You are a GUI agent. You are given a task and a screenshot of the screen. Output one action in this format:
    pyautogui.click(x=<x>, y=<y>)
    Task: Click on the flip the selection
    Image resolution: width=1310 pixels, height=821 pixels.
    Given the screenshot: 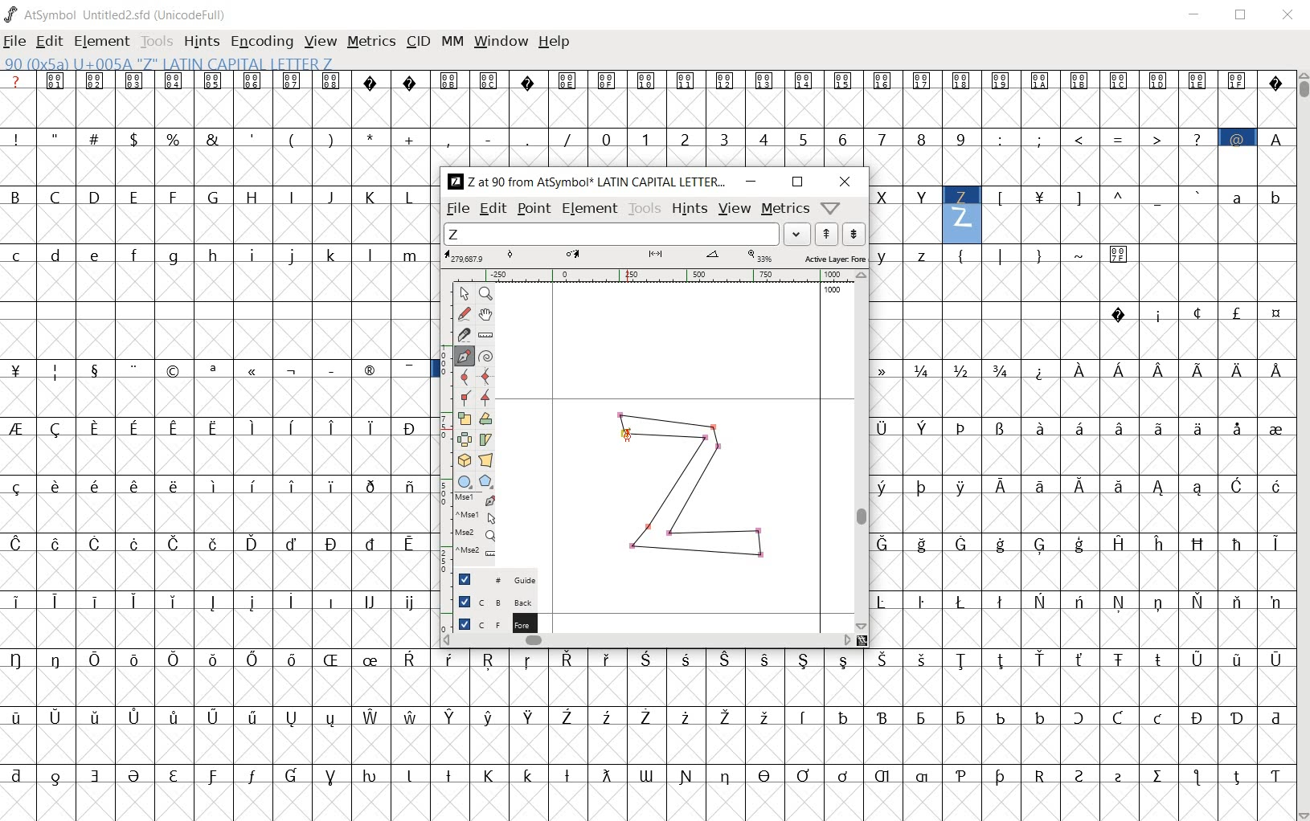 What is the action you would take?
    pyautogui.click(x=464, y=440)
    